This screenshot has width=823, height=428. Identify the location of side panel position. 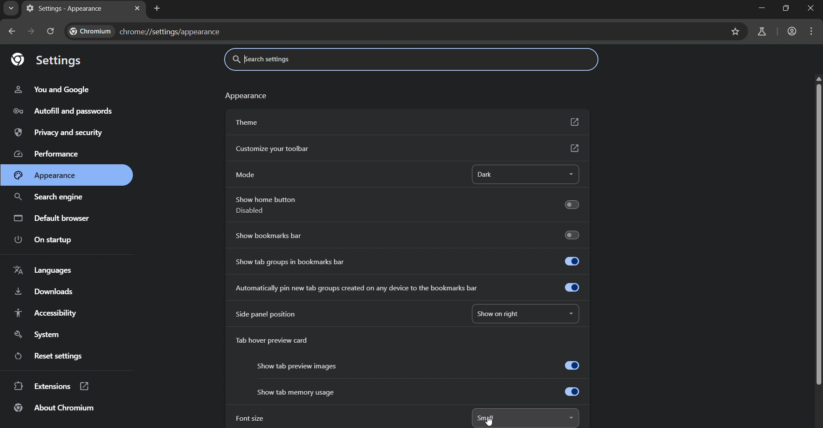
(266, 314).